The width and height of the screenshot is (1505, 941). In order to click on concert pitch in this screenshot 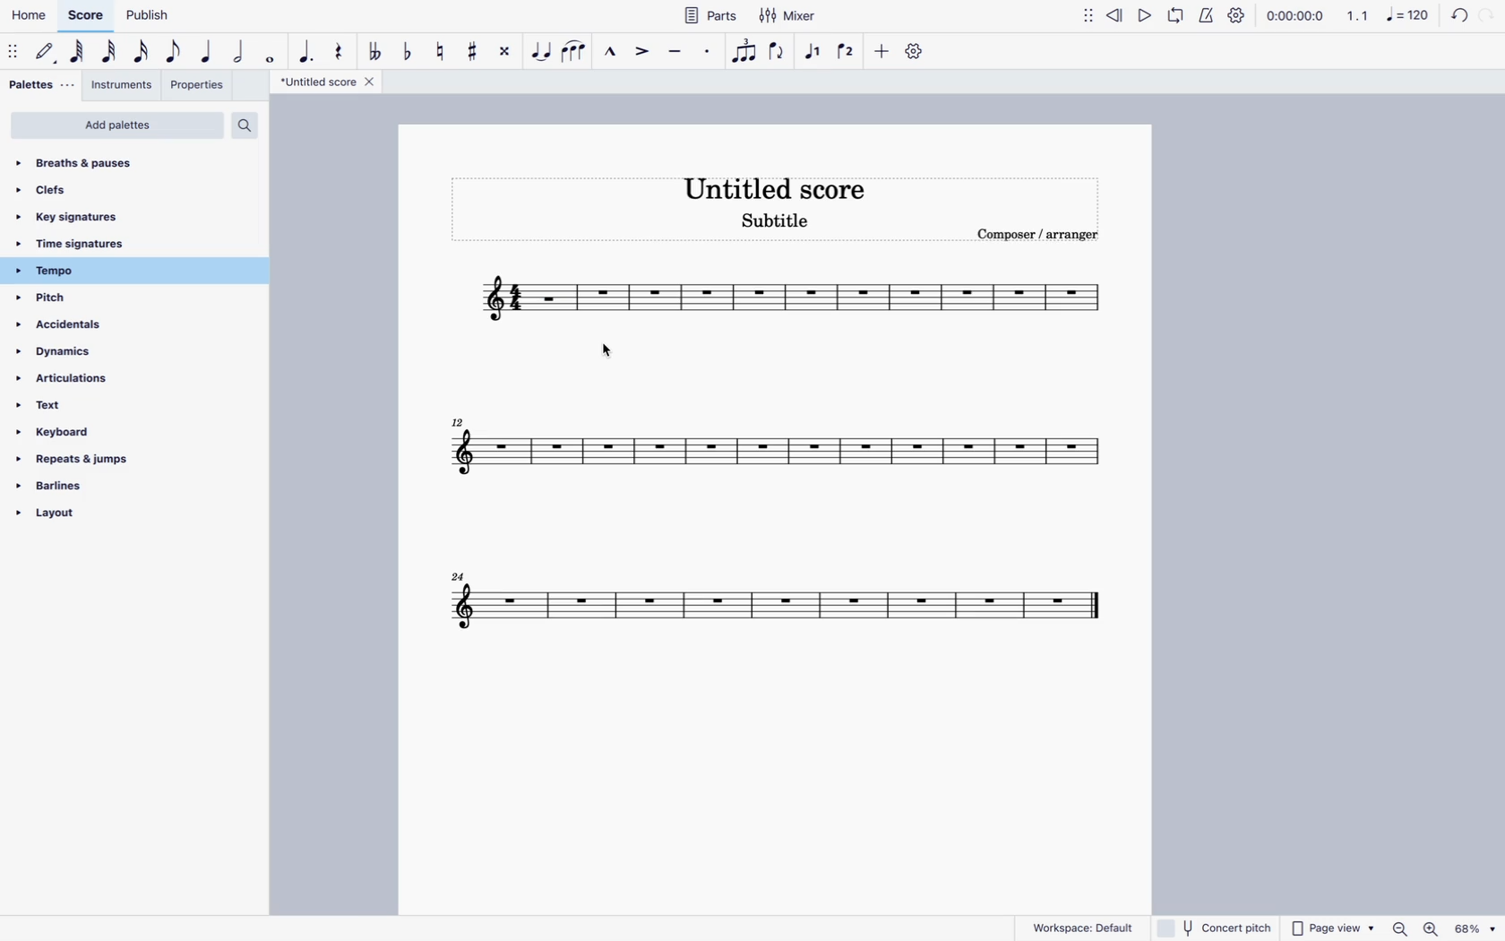, I will do `click(1215, 928)`.